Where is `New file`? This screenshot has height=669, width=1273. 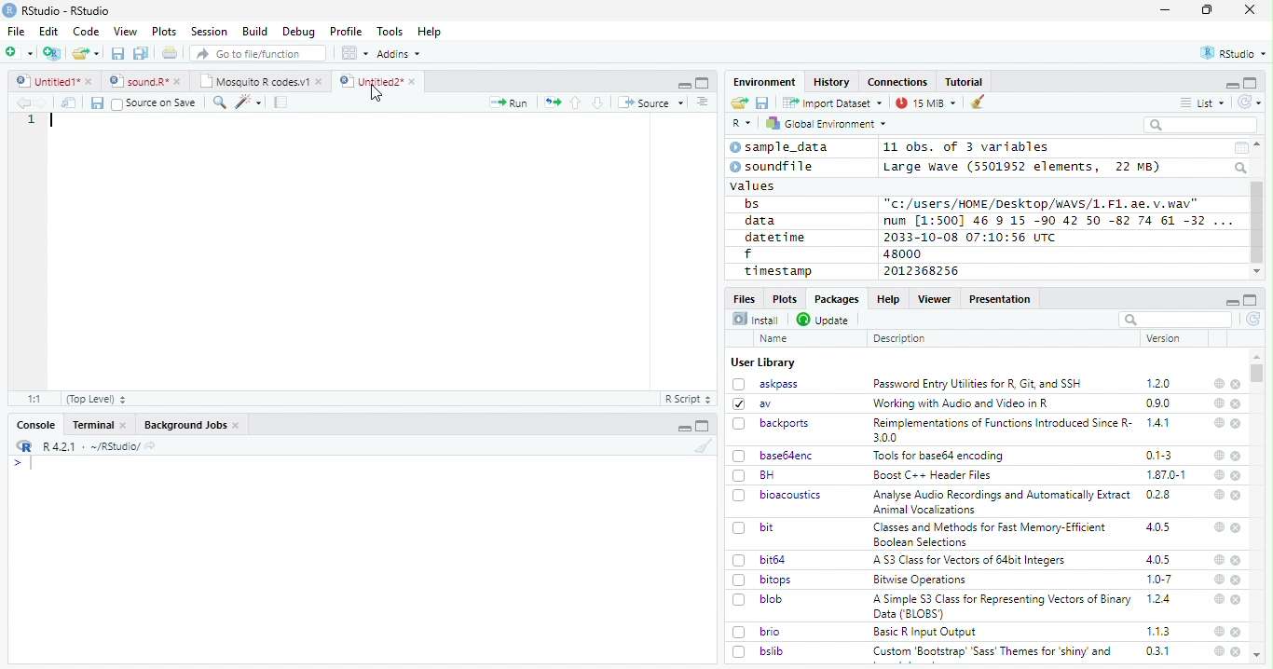
New file is located at coordinates (21, 53).